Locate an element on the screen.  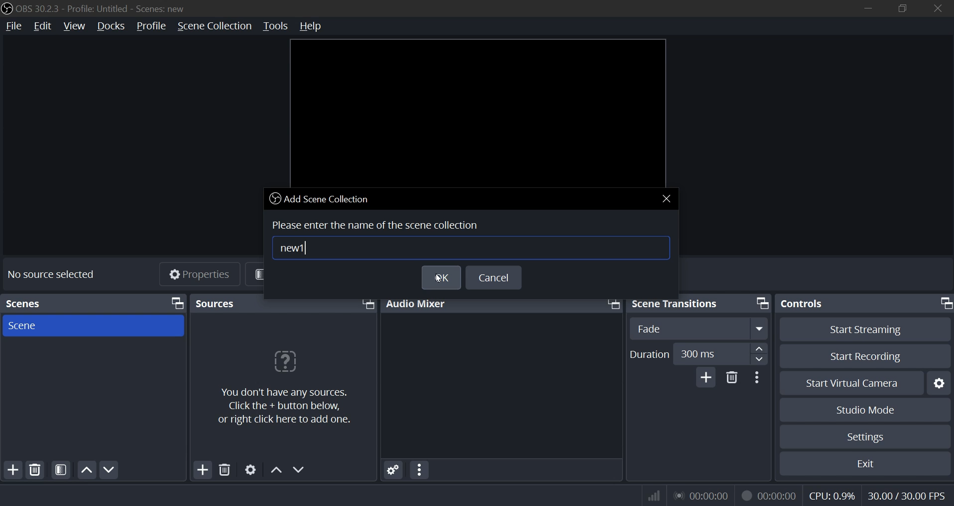
start virtual camera is located at coordinates (852, 383).